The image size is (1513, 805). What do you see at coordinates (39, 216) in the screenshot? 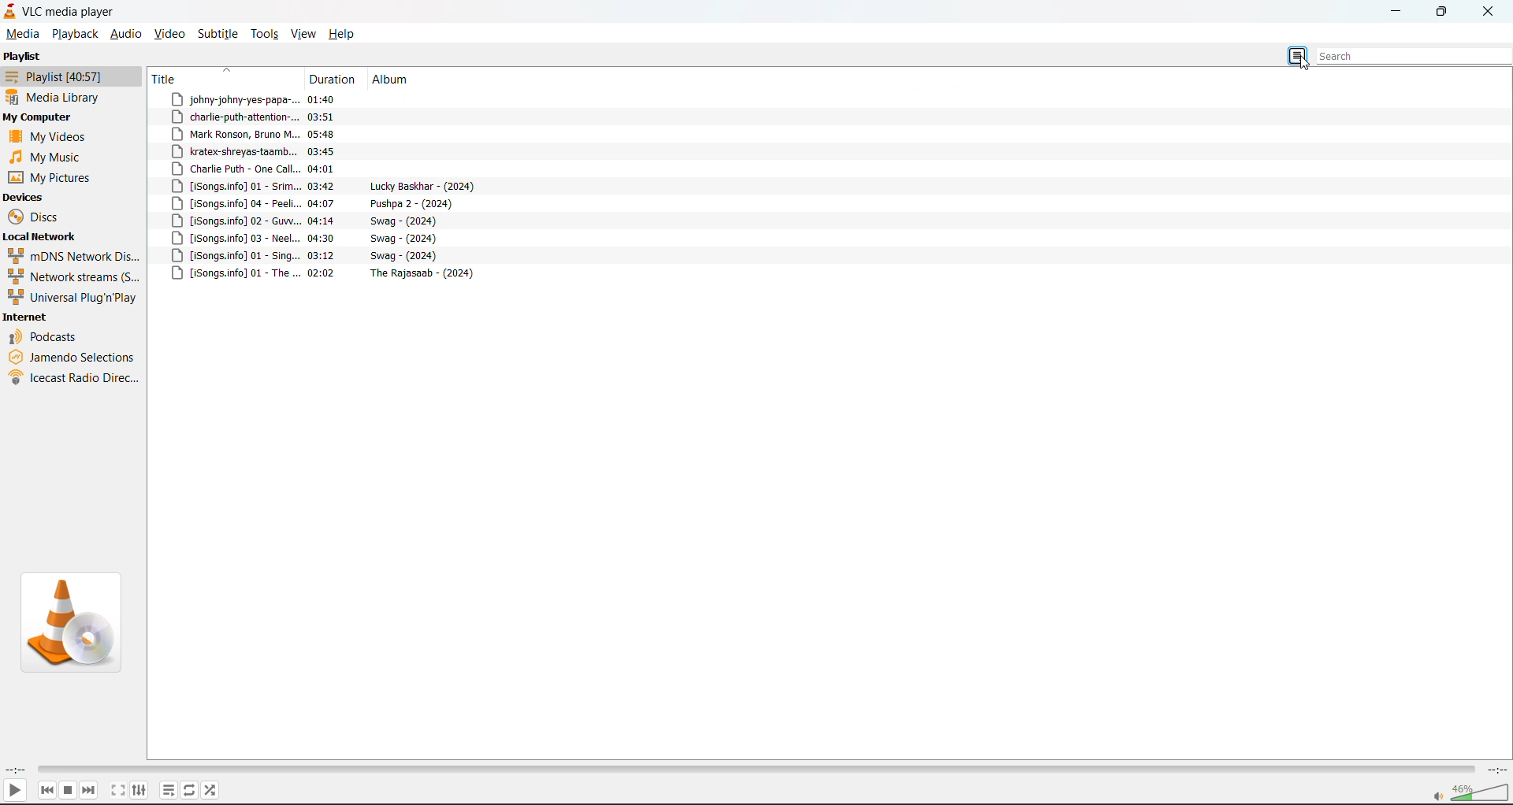
I see `discs` at bounding box center [39, 216].